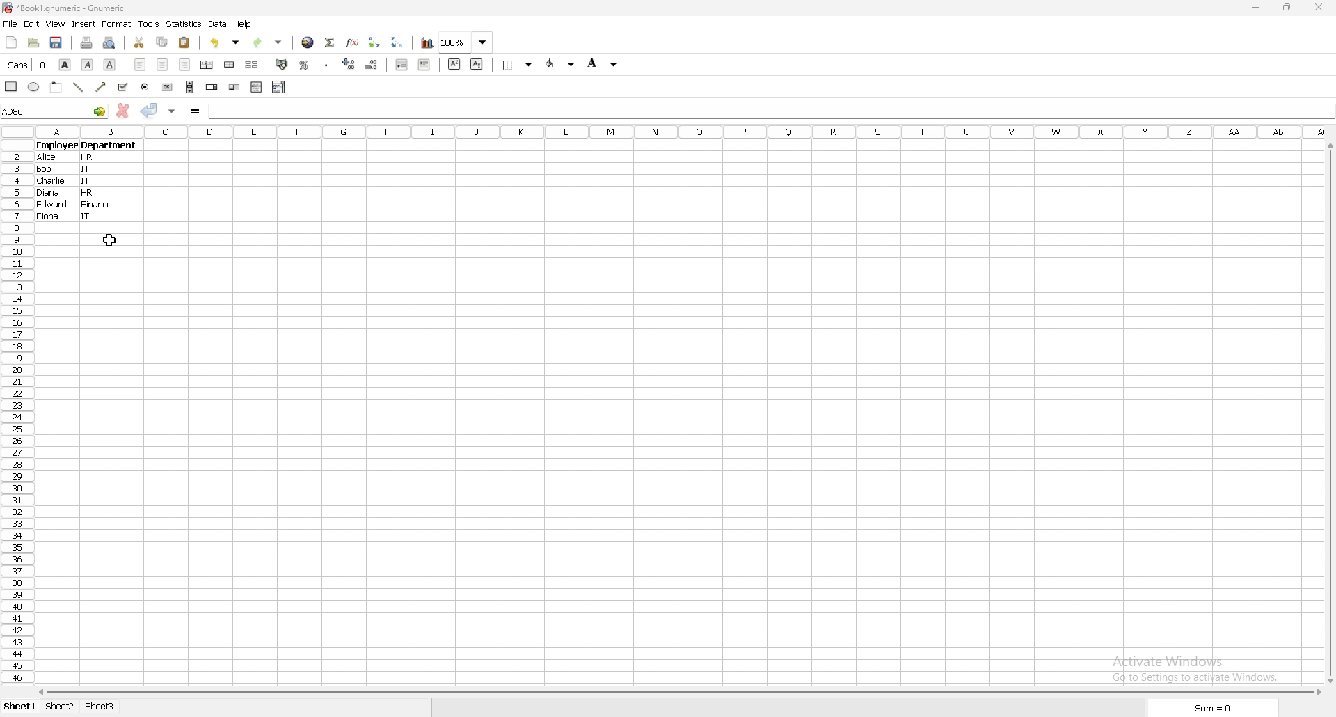  I want to click on centre horizontally, so click(207, 65).